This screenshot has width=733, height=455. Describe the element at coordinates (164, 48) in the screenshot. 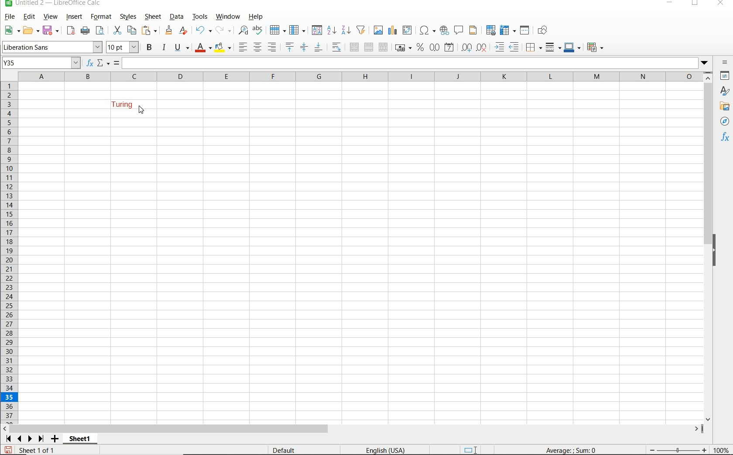

I see `ITALIC` at that location.